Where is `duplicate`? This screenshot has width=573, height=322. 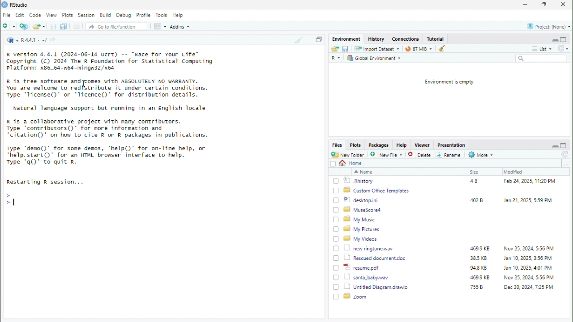 duplicate is located at coordinates (64, 26).